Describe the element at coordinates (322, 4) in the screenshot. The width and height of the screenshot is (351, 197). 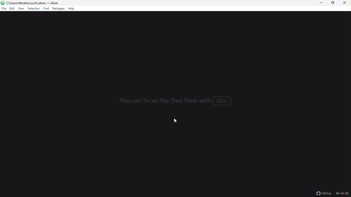
I see `minimize` at that location.